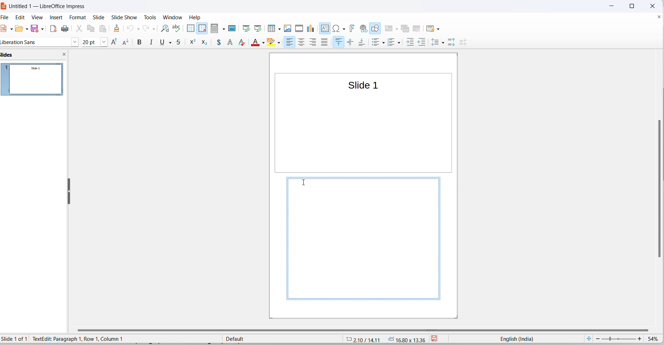 This screenshot has width=664, height=345. I want to click on current slide, so click(16, 339).